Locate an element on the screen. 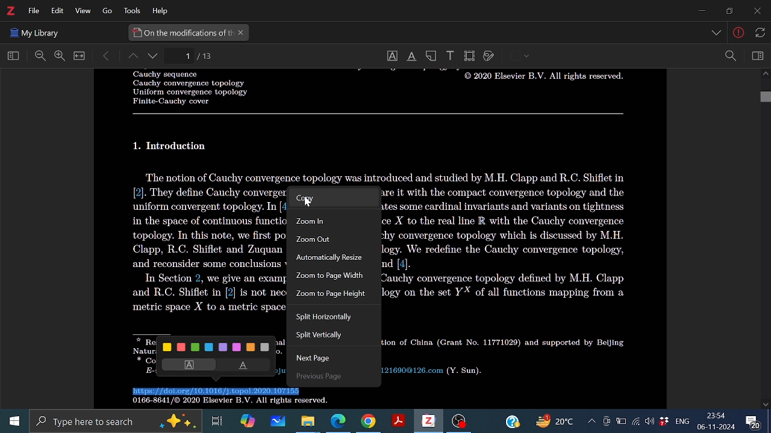  Zoom to page width is located at coordinates (329, 277).